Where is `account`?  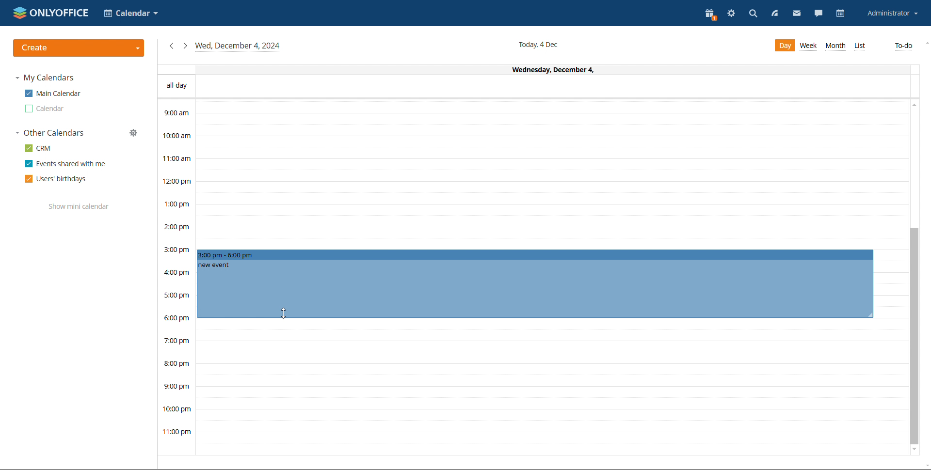 account is located at coordinates (892, 13).